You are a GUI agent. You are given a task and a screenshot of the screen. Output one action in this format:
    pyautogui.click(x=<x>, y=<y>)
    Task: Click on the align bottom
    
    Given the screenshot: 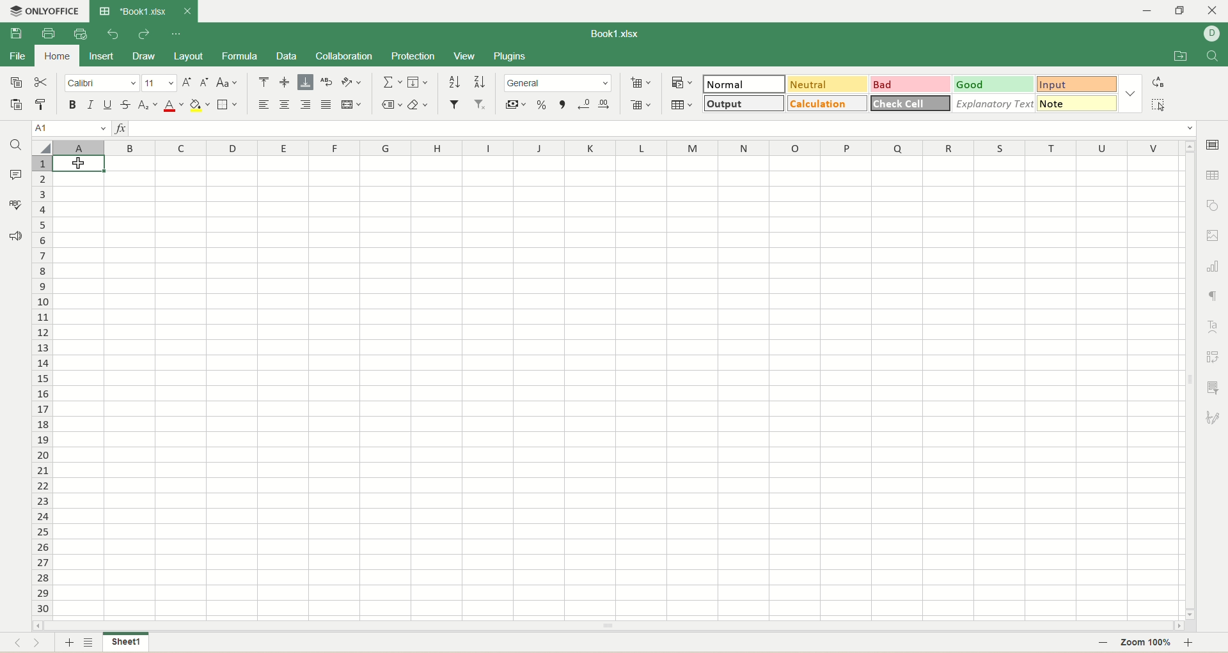 What is the action you would take?
    pyautogui.click(x=305, y=82)
    